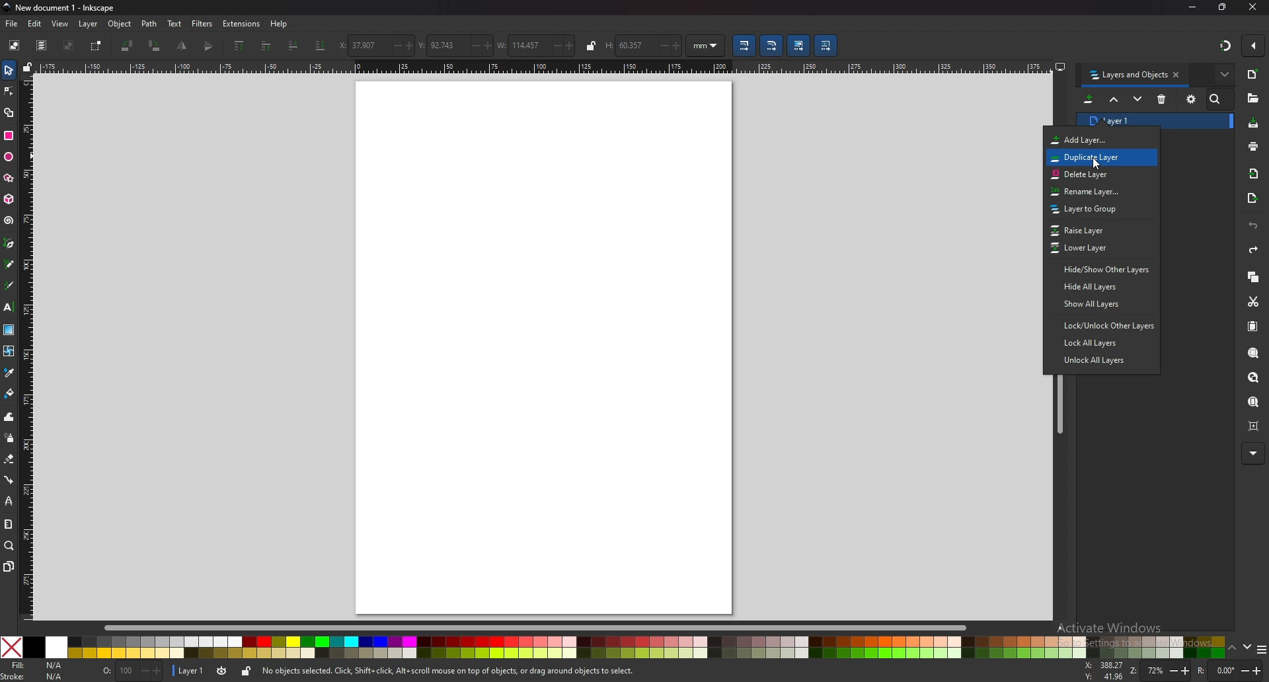 This screenshot has width=1269, height=682. What do you see at coordinates (9, 373) in the screenshot?
I see `color picker` at bounding box center [9, 373].